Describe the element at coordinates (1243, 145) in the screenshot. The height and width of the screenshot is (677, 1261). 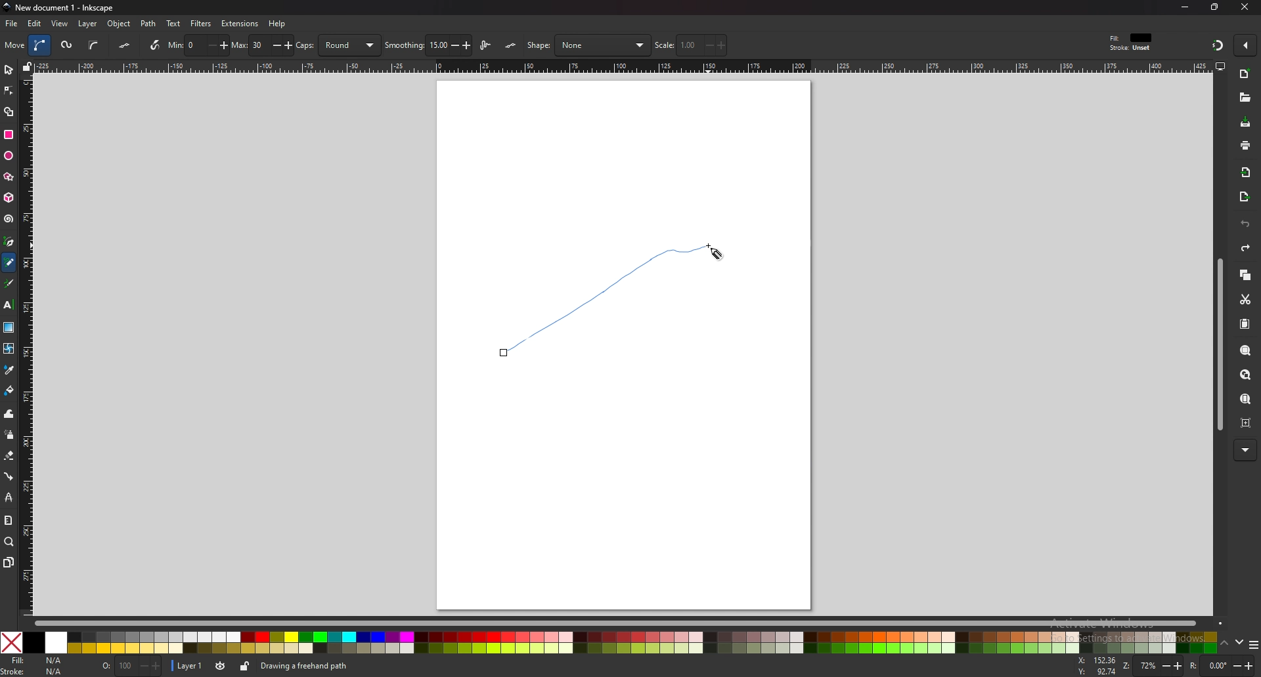
I see `print` at that location.